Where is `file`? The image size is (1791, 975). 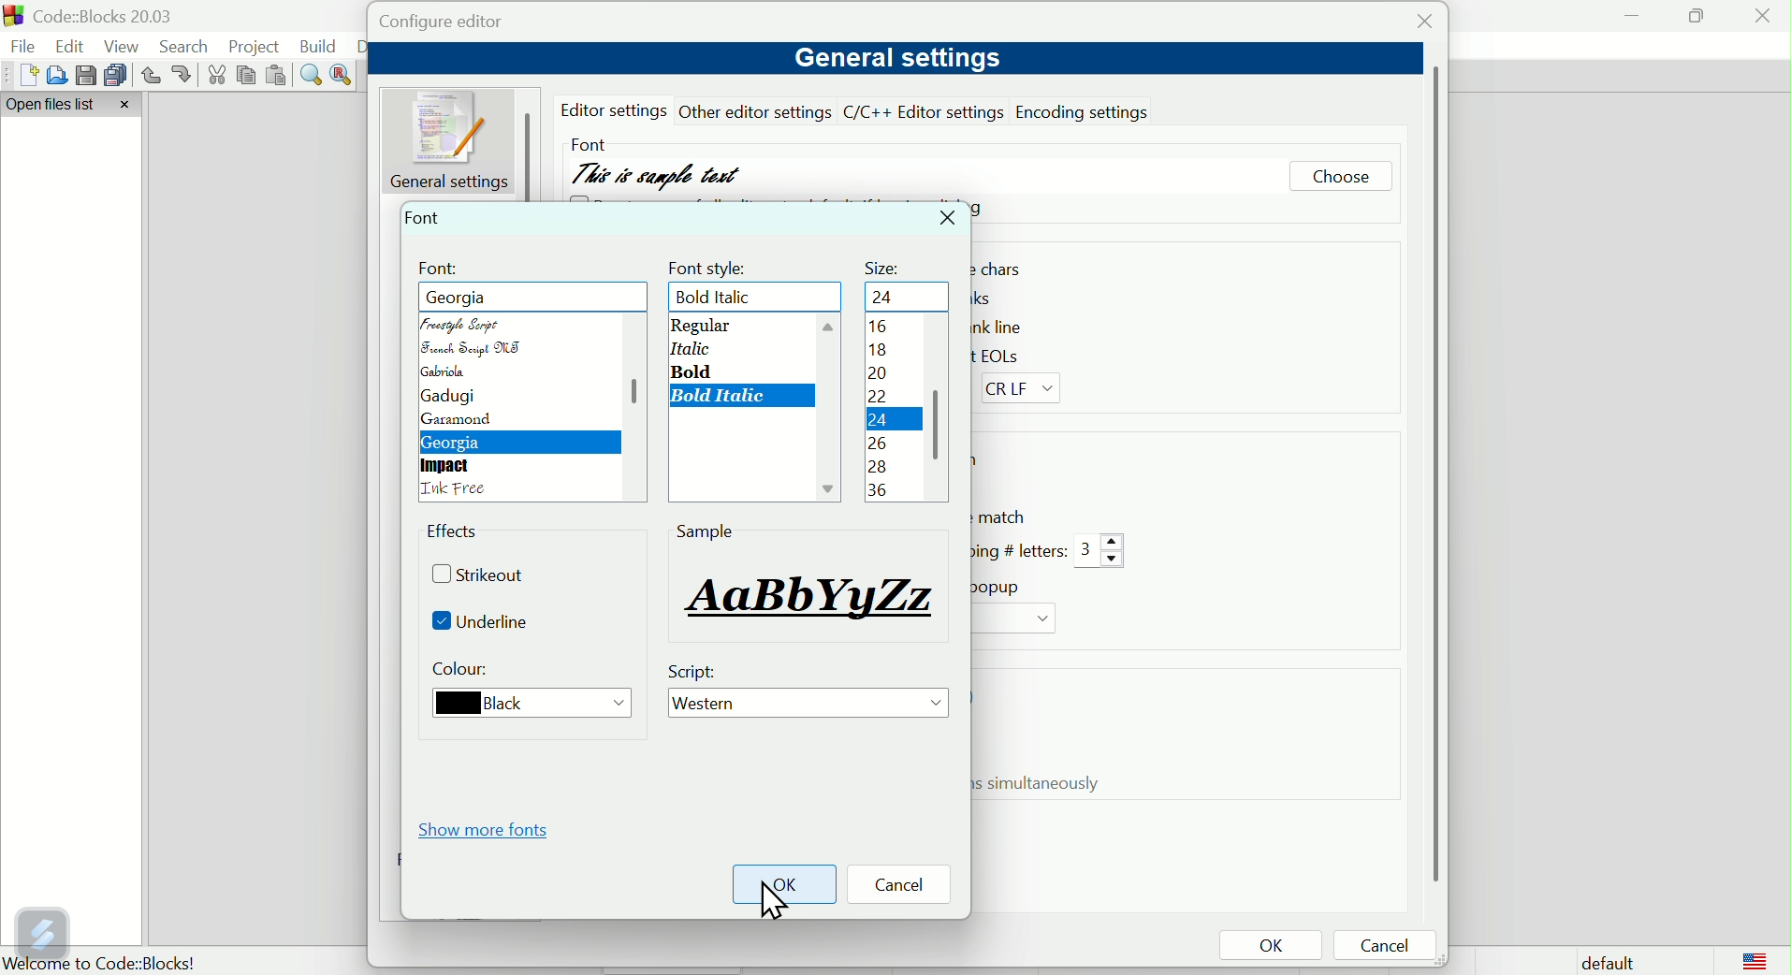
file is located at coordinates (24, 48).